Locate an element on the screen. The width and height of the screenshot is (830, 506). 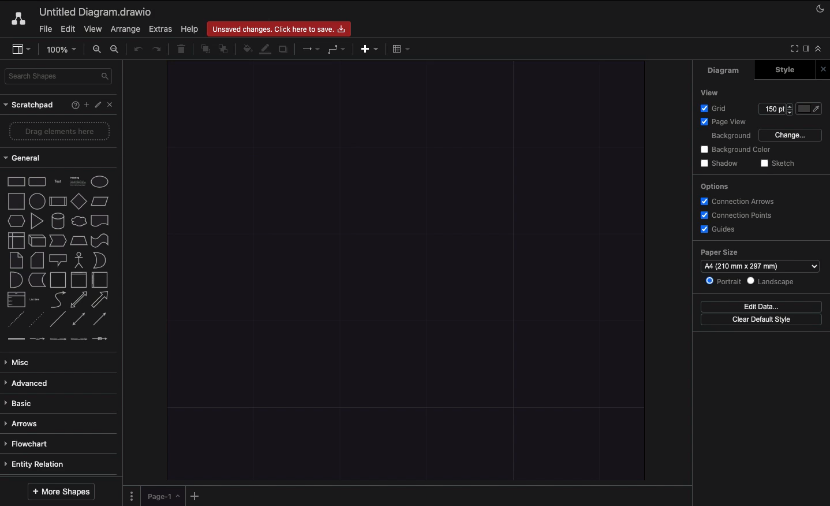
Basic is located at coordinates (23, 401).